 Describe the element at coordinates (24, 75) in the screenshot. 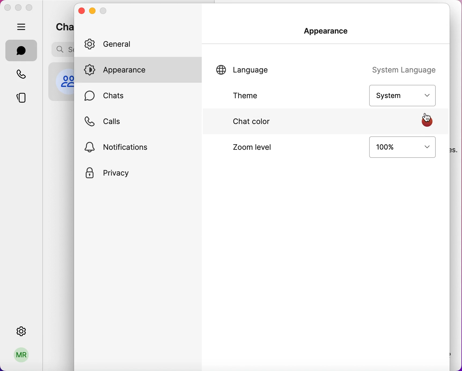

I see `calls` at that location.